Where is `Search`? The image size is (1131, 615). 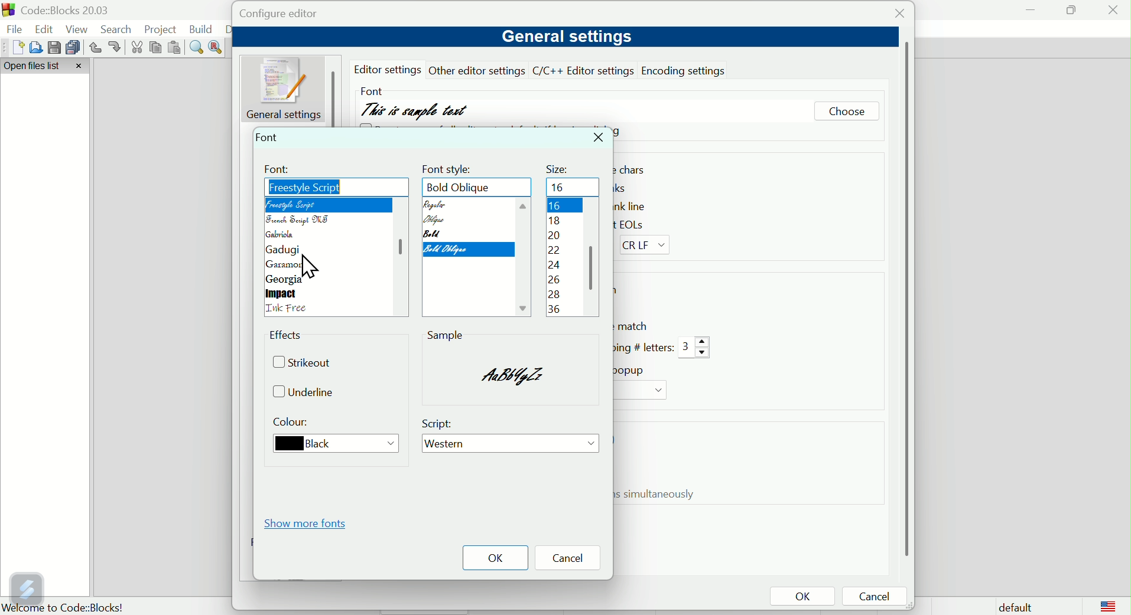
Search is located at coordinates (119, 30).